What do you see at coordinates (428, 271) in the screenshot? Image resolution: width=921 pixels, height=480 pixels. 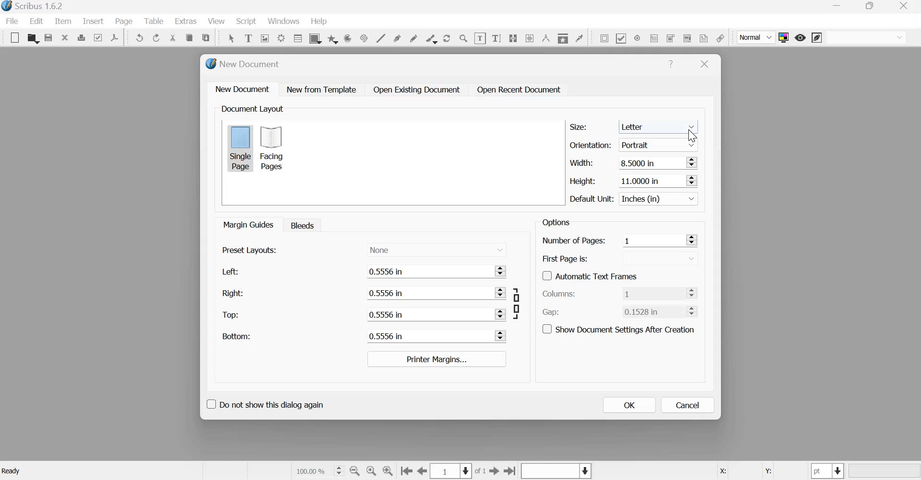 I see `0.5556 in` at bounding box center [428, 271].